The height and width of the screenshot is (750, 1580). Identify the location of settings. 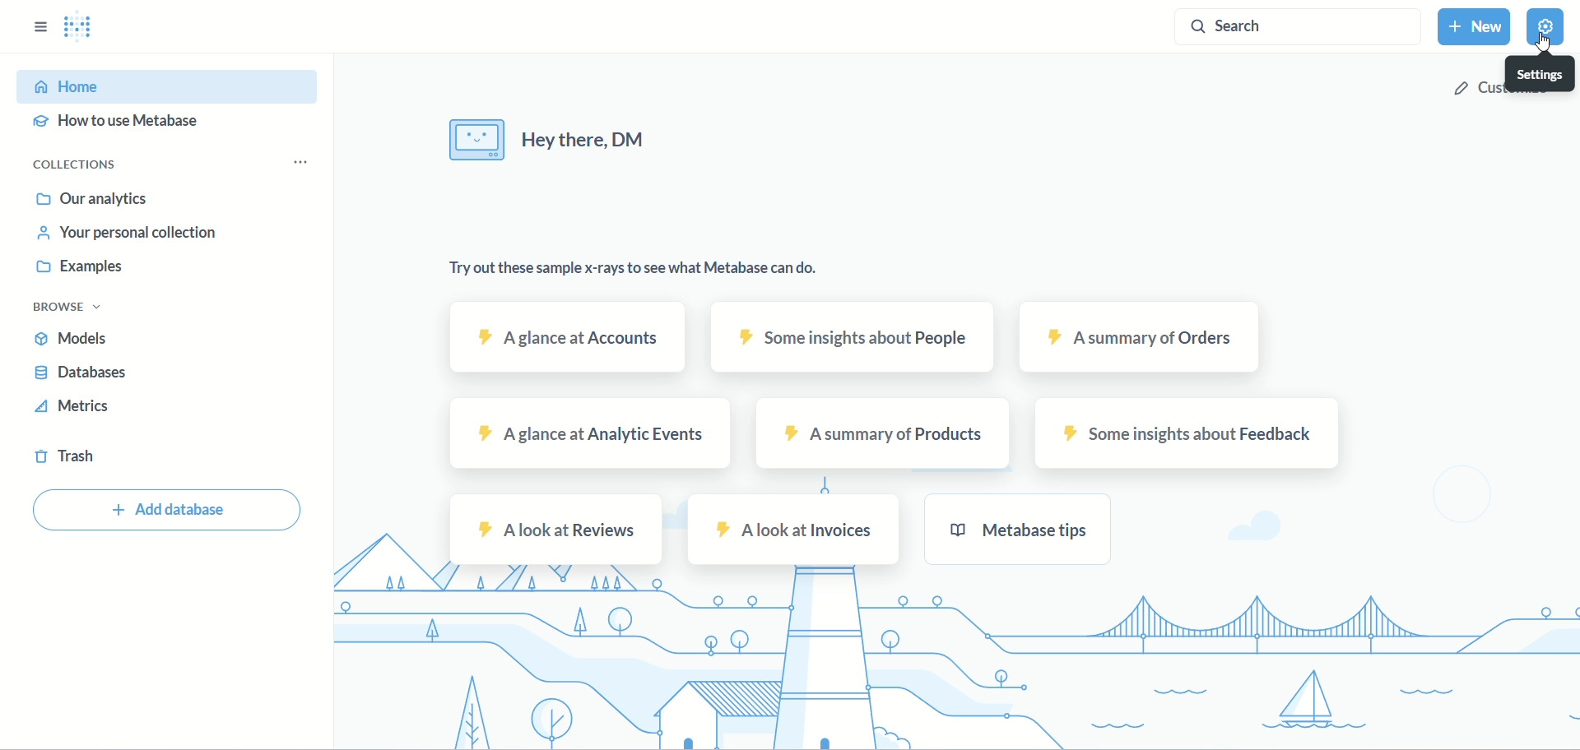
(1549, 29).